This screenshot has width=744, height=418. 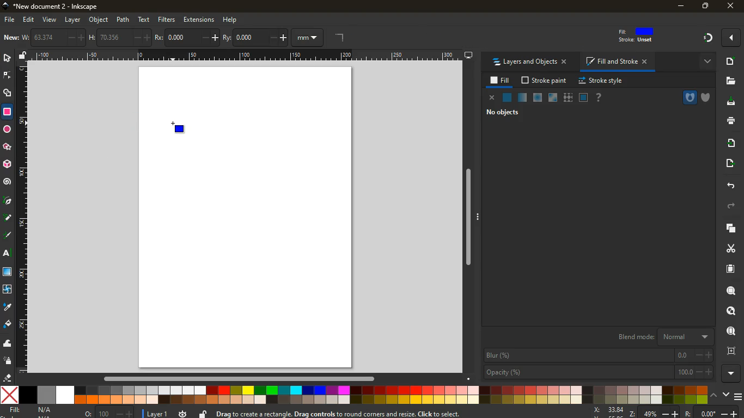 What do you see at coordinates (255, 38) in the screenshot?
I see `ry` at bounding box center [255, 38].